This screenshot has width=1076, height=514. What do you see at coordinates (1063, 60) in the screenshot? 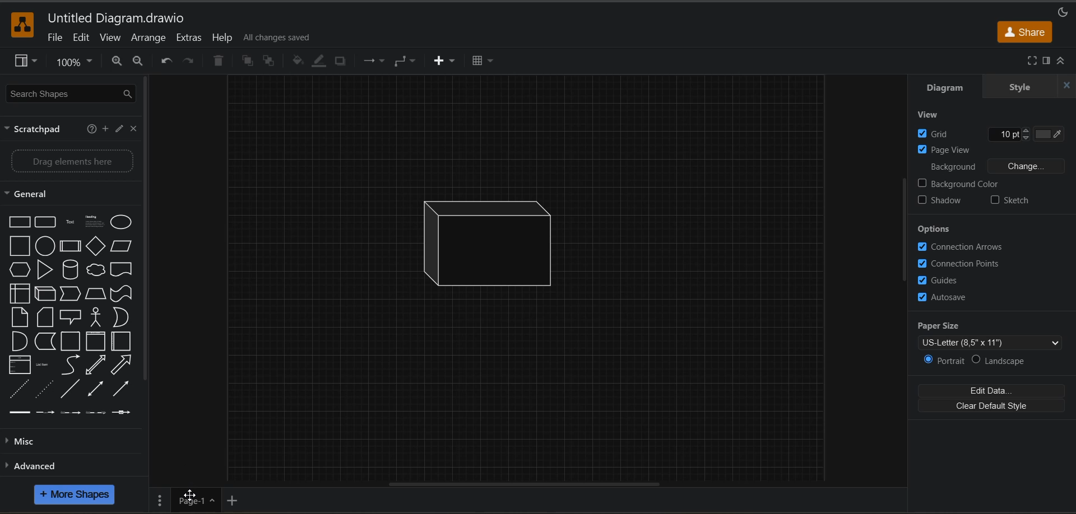
I see `collapse/expand` at bounding box center [1063, 60].